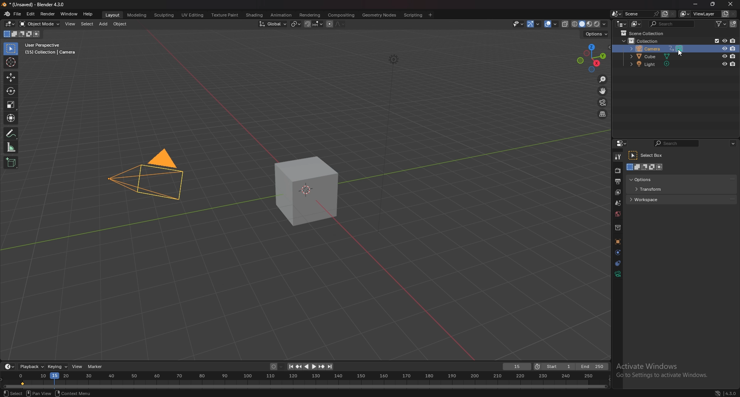  What do you see at coordinates (18, 14) in the screenshot?
I see `file` at bounding box center [18, 14].